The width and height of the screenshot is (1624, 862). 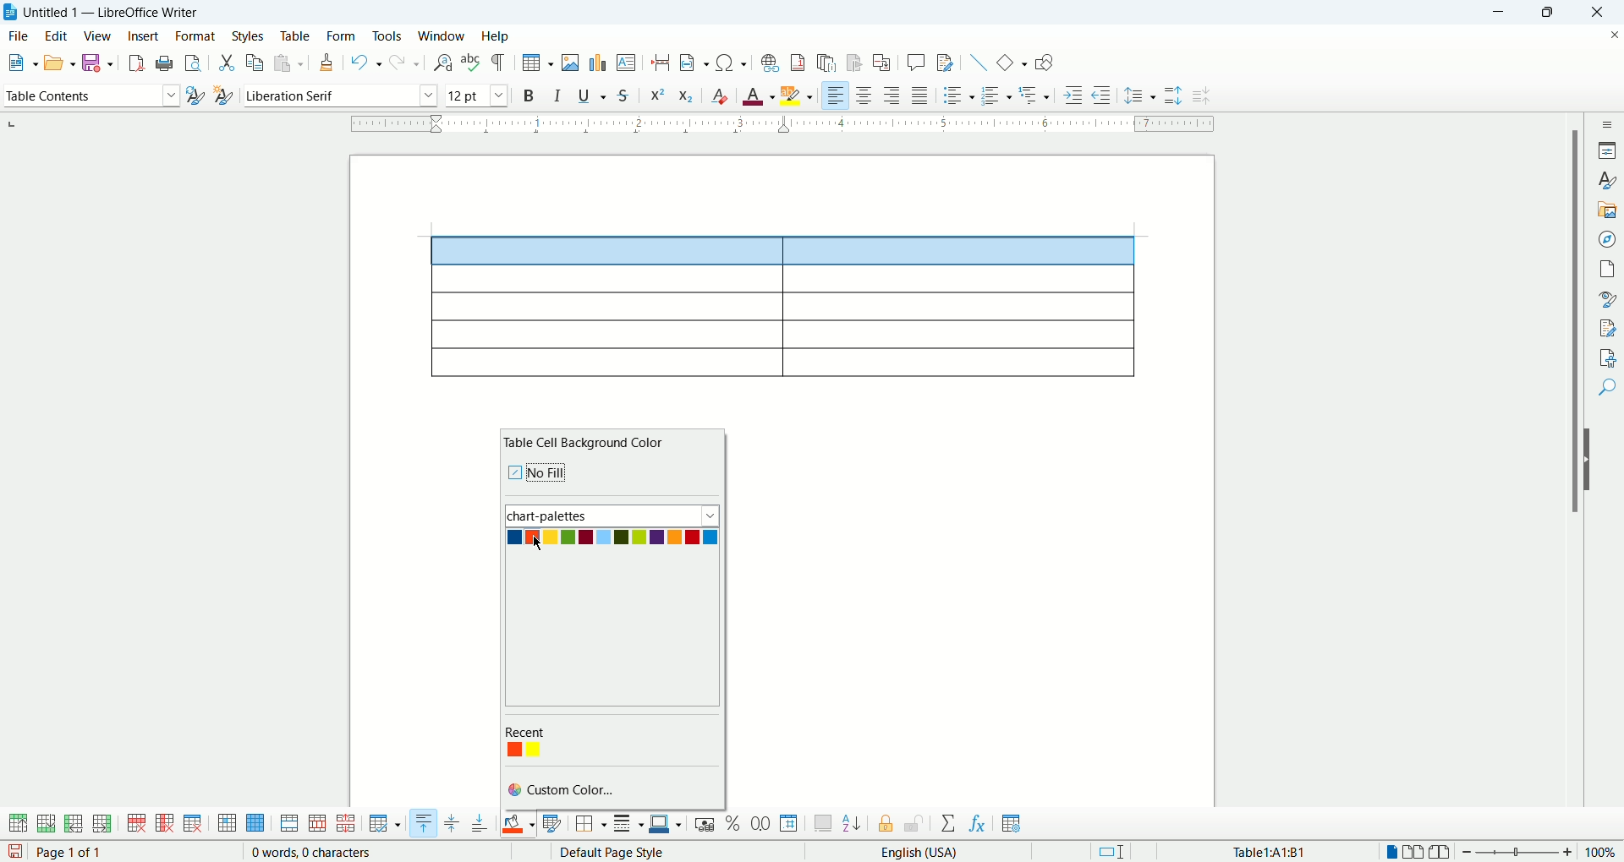 I want to click on delete selected column, so click(x=165, y=824).